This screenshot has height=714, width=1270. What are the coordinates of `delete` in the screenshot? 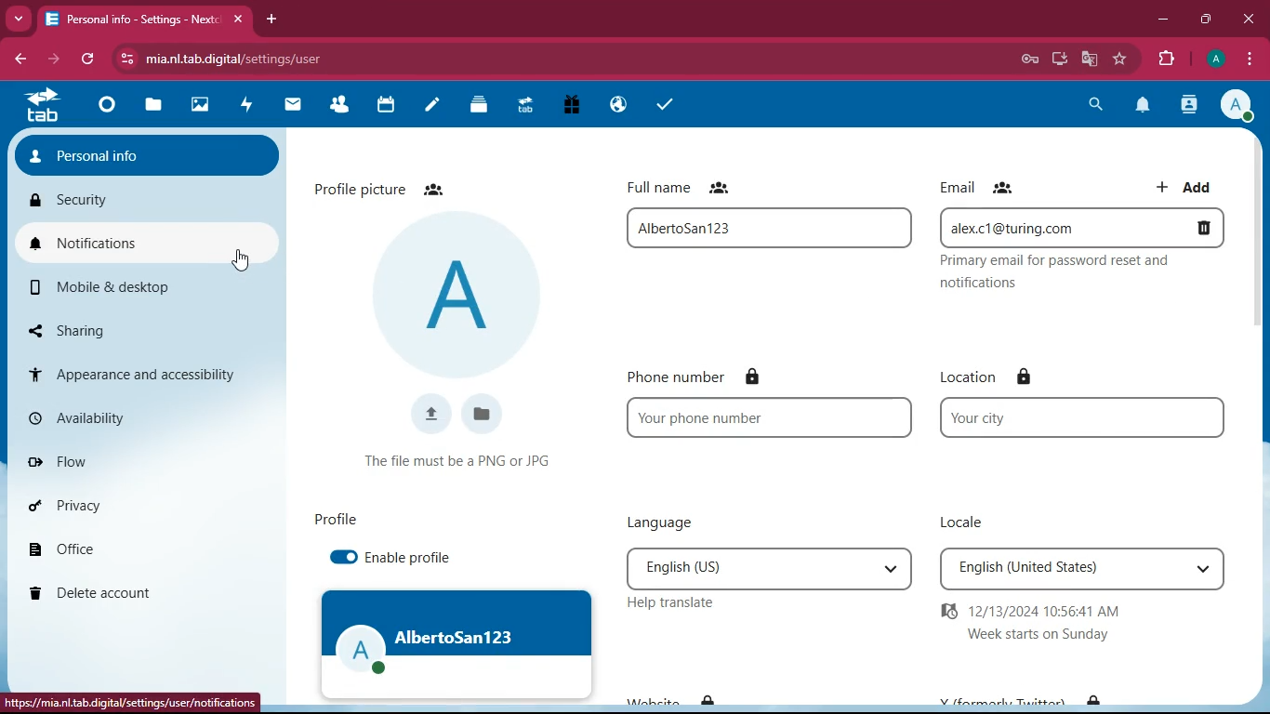 It's located at (1196, 227).